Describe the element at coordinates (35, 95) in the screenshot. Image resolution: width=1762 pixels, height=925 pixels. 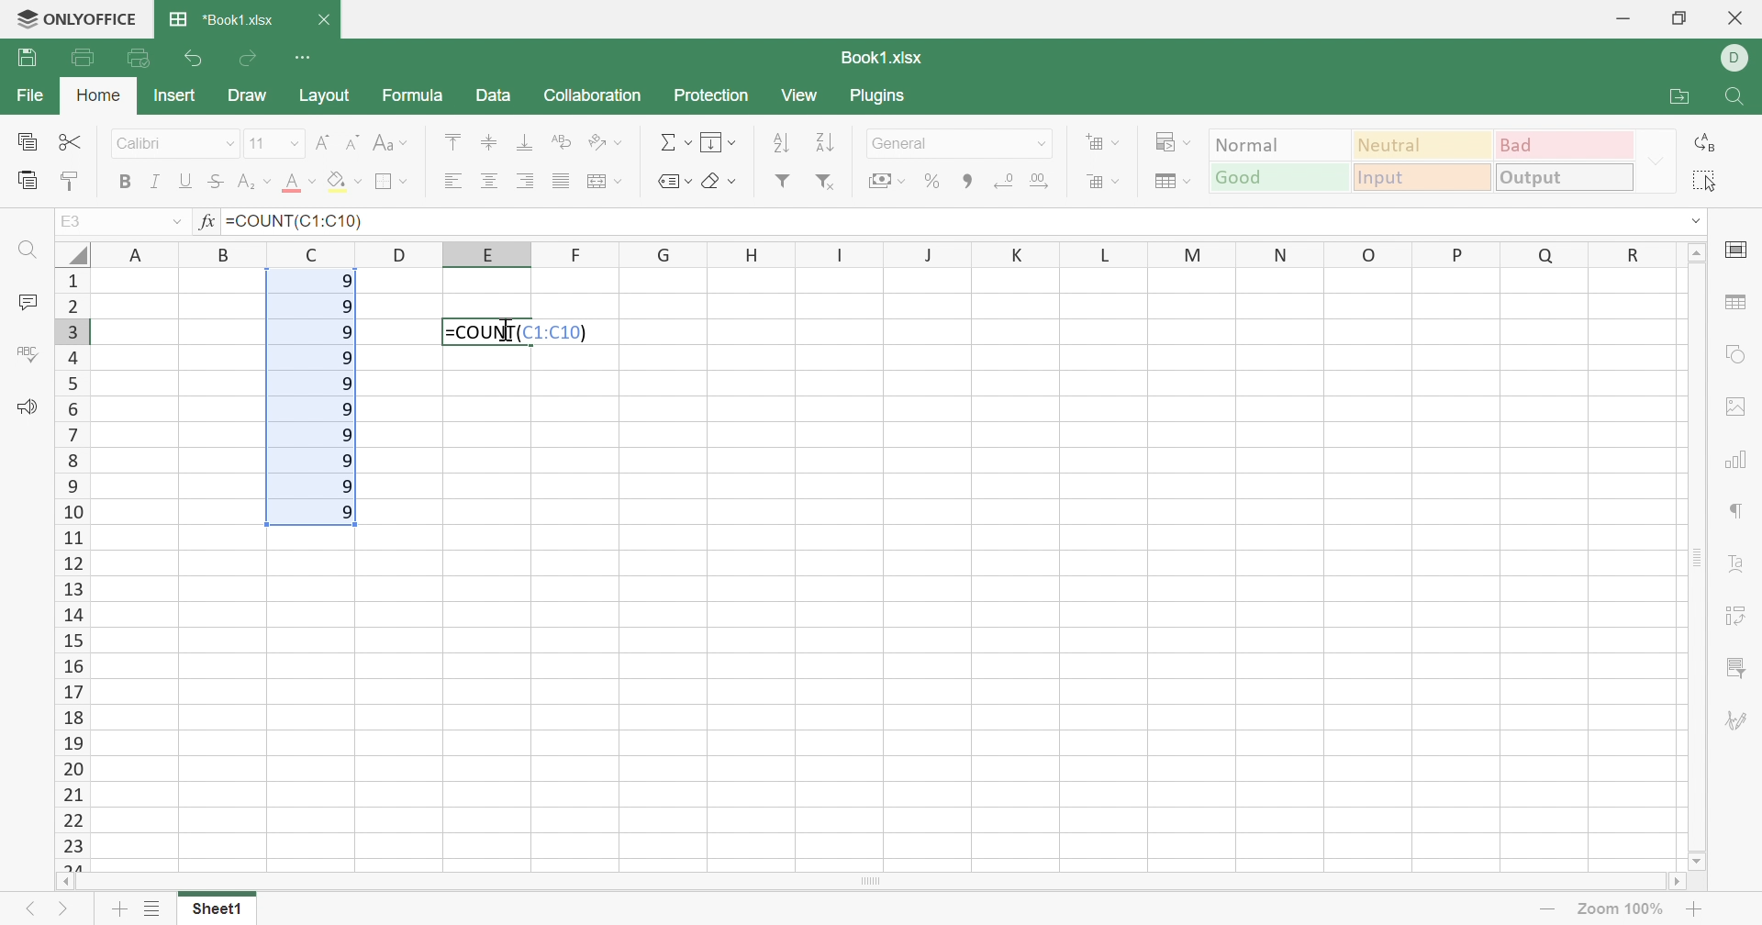
I see `File` at that location.